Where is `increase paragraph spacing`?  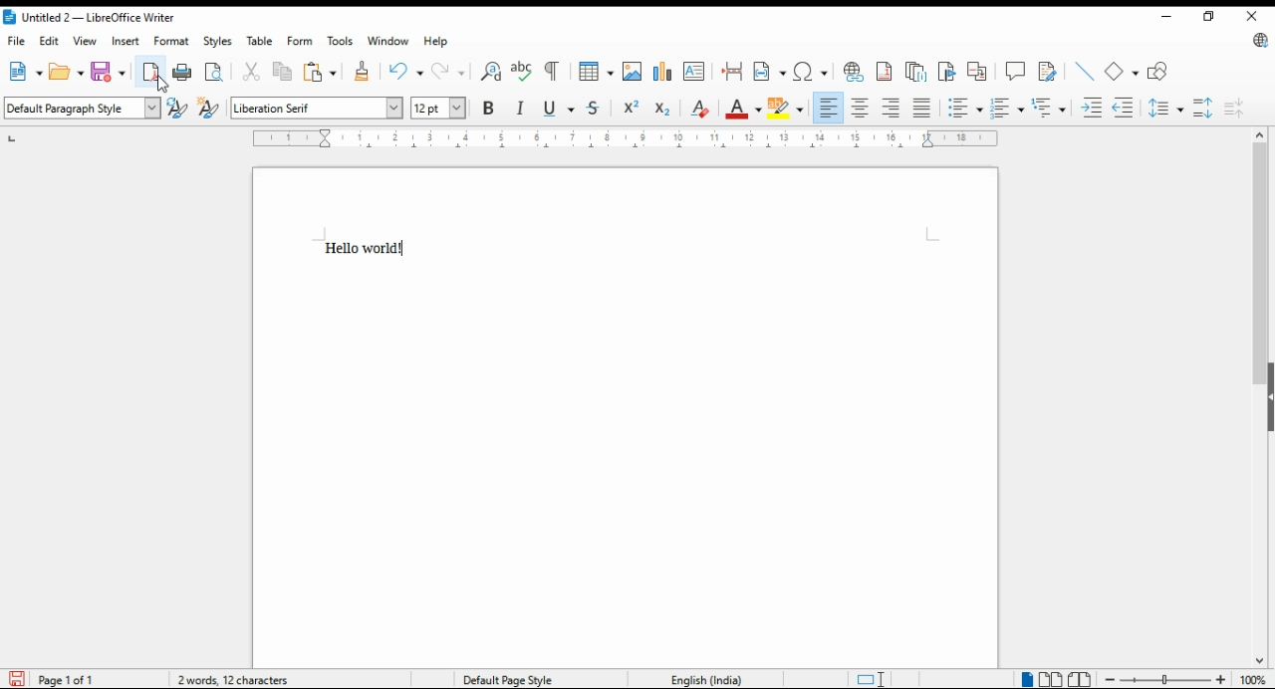
increase paragraph spacing is located at coordinates (1203, 106).